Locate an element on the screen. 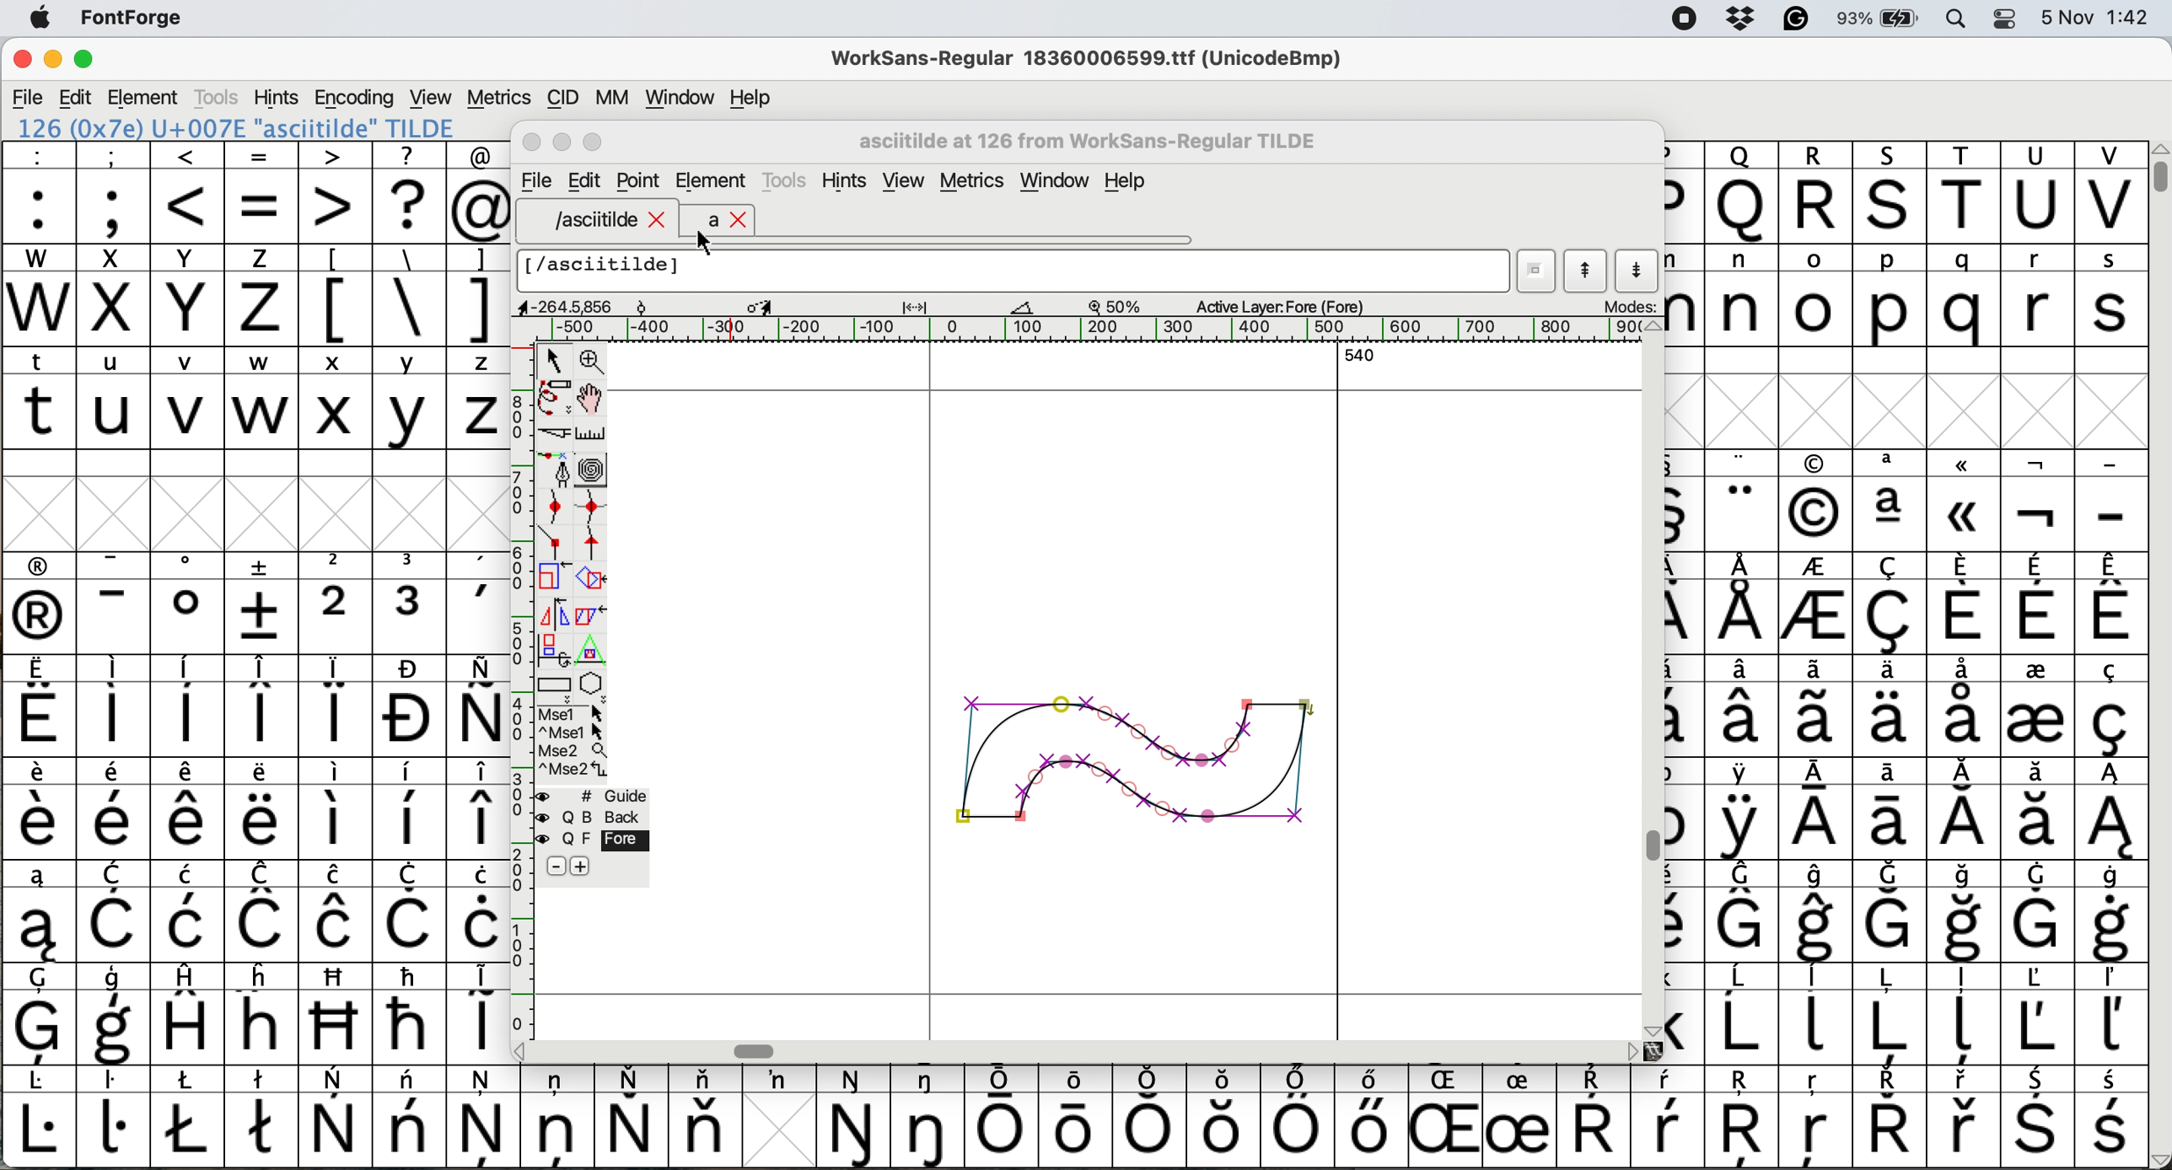 The image size is (2172, 1170). Close is located at coordinates (533, 143).